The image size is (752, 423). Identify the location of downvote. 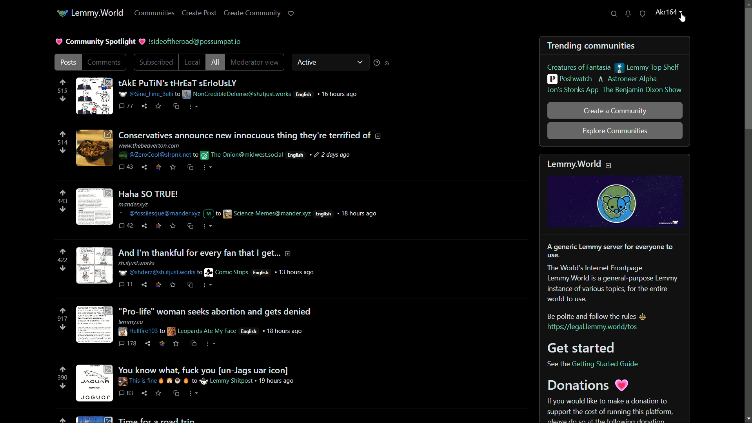
(62, 151).